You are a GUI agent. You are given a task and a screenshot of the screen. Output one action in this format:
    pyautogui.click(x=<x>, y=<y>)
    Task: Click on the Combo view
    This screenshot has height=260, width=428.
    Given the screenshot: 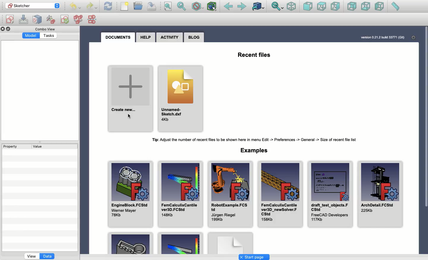 What is the action you would take?
    pyautogui.click(x=45, y=29)
    